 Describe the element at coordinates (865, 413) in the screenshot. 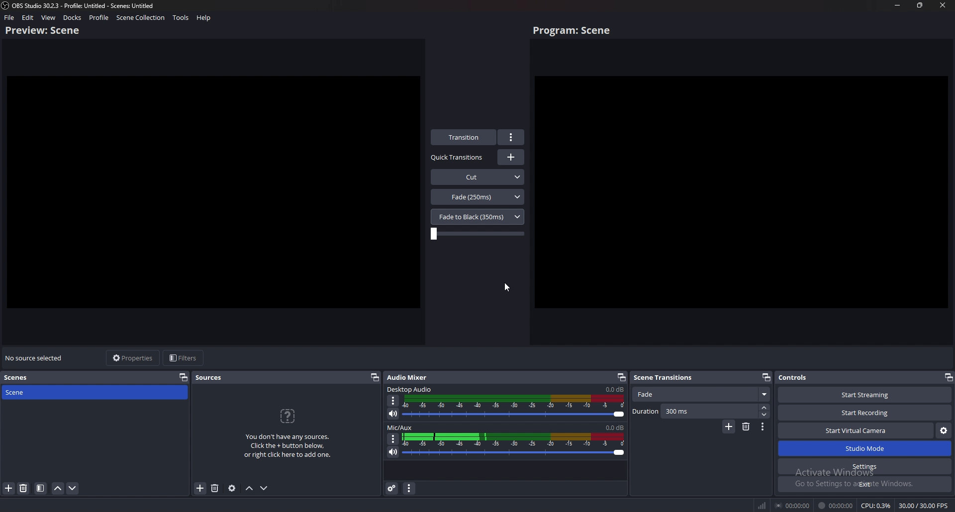

I see `Start recording` at that location.